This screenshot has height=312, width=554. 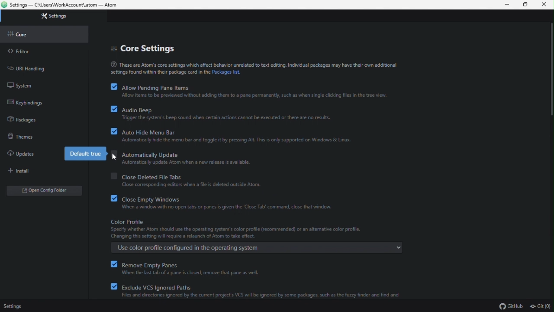 I want to click on editor, so click(x=21, y=51).